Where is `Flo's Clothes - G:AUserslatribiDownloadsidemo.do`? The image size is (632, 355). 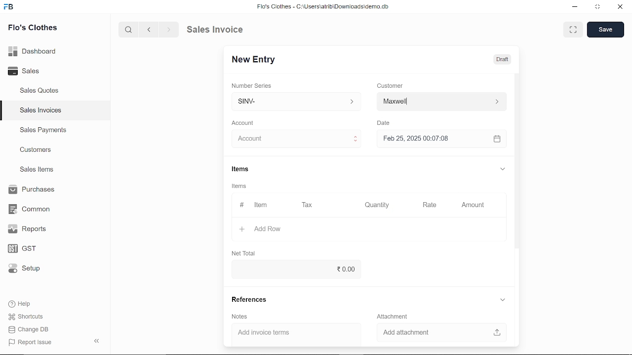 Flo's Clothes - G:AUserslatribiDownloadsidemo.do is located at coordinates (321, 6).